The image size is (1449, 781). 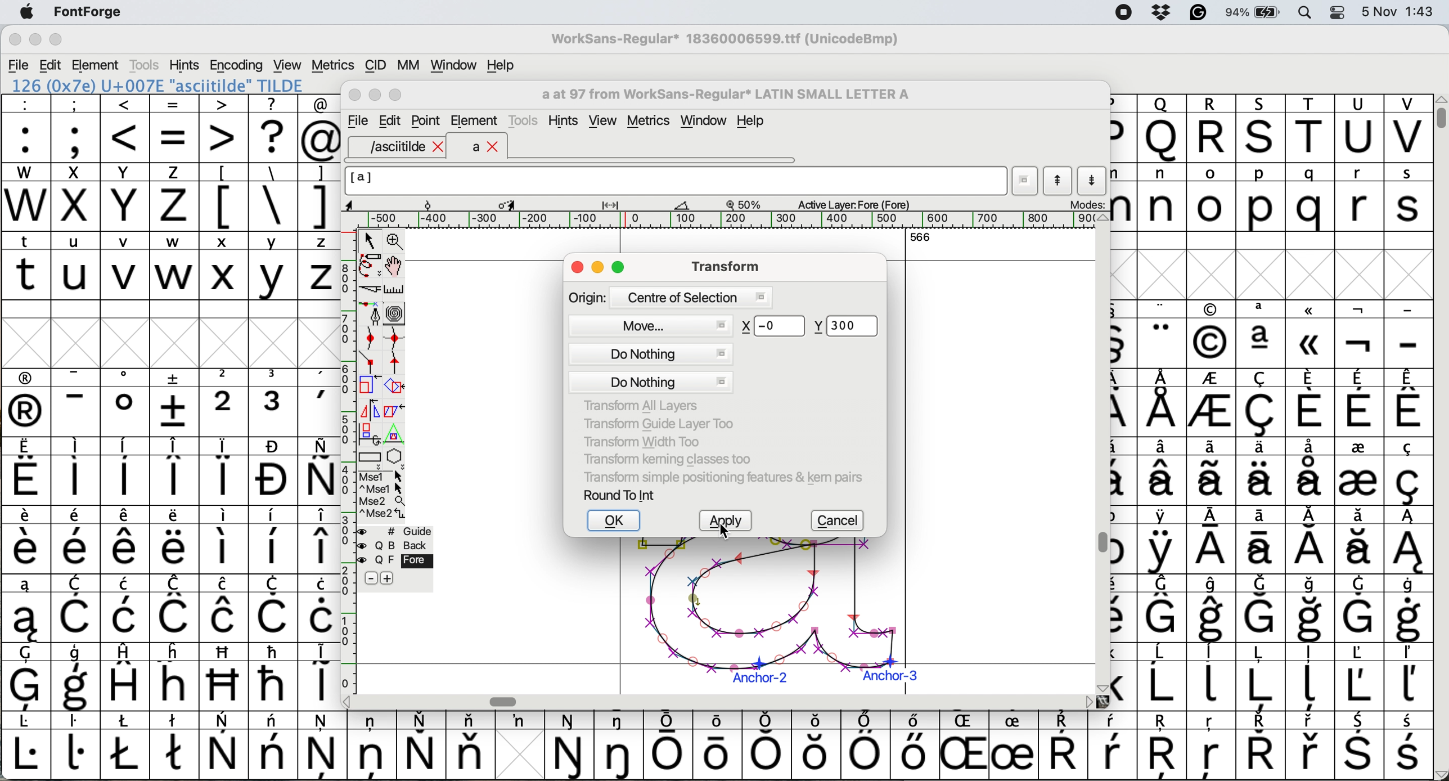 I want to click on metrics, so click(x=332, y=65).